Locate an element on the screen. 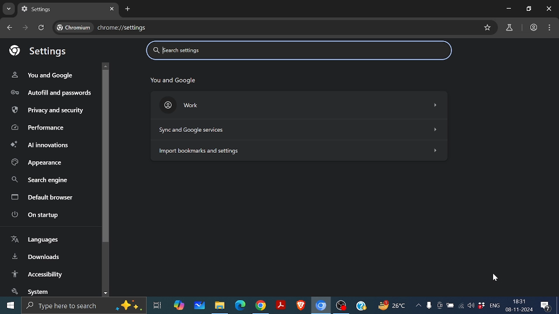 This screenshot has height=314, width=559. Settings is located at coordinates (47, 51).